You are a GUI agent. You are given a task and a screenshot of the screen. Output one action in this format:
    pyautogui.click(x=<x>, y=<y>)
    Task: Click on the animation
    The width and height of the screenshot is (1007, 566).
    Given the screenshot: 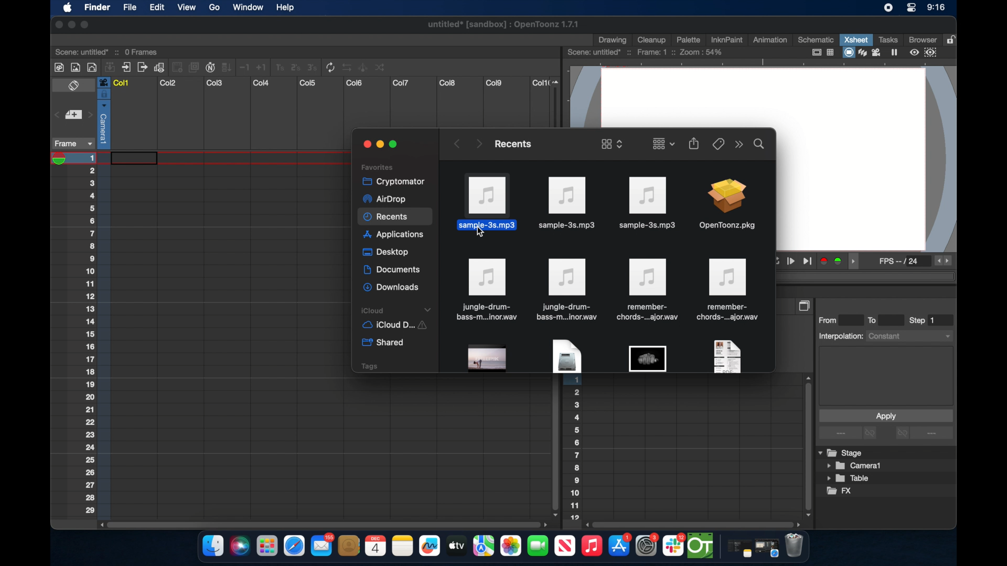 What is the action you would take?
    pyautogui.click(x=770, y=40)
    